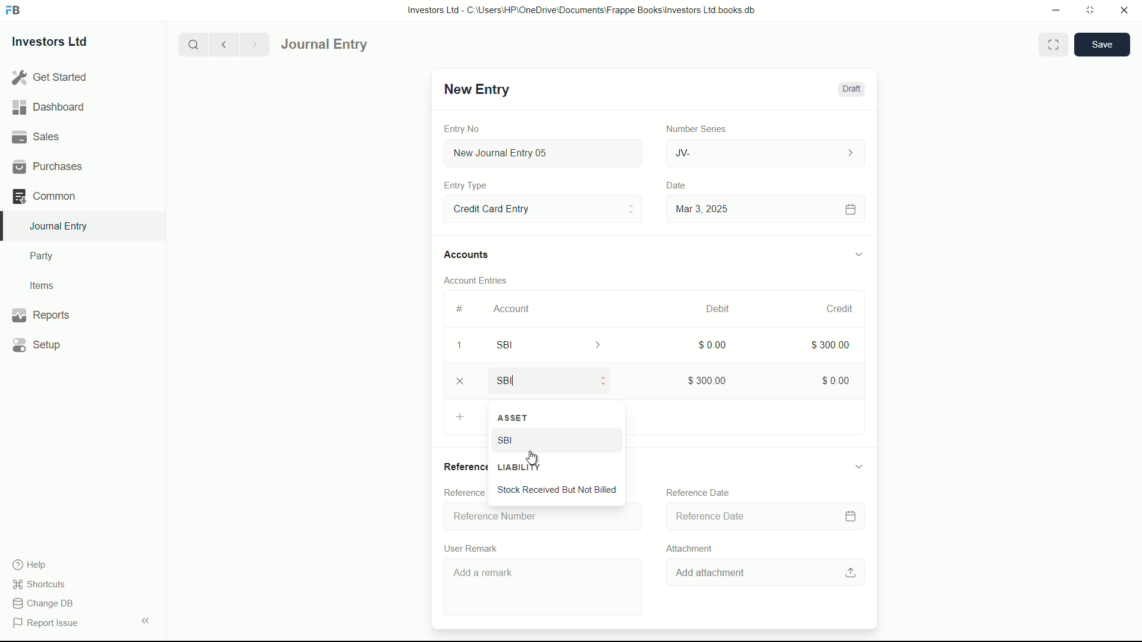 This screenshot has width=1142, height=642. Describe the element at coordinates (473, 547) in the screenshot. I see `User Remark` at that location.